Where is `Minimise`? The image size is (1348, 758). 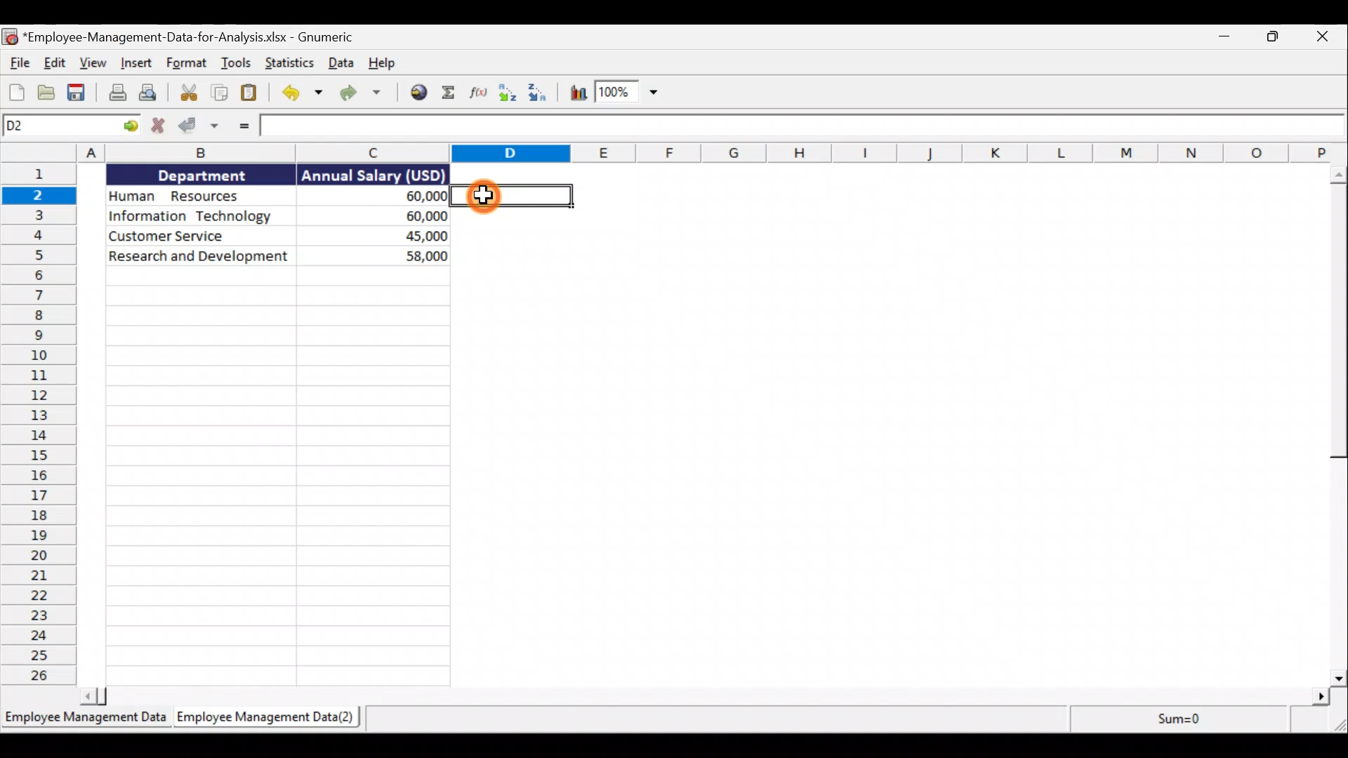 Minimise is located at coordinates (1222, 39).